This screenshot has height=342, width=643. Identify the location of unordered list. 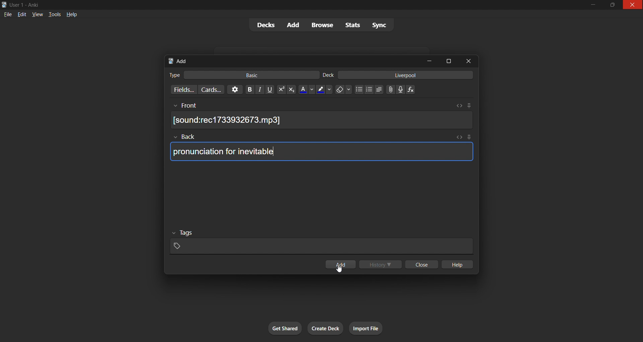
(358, 89).